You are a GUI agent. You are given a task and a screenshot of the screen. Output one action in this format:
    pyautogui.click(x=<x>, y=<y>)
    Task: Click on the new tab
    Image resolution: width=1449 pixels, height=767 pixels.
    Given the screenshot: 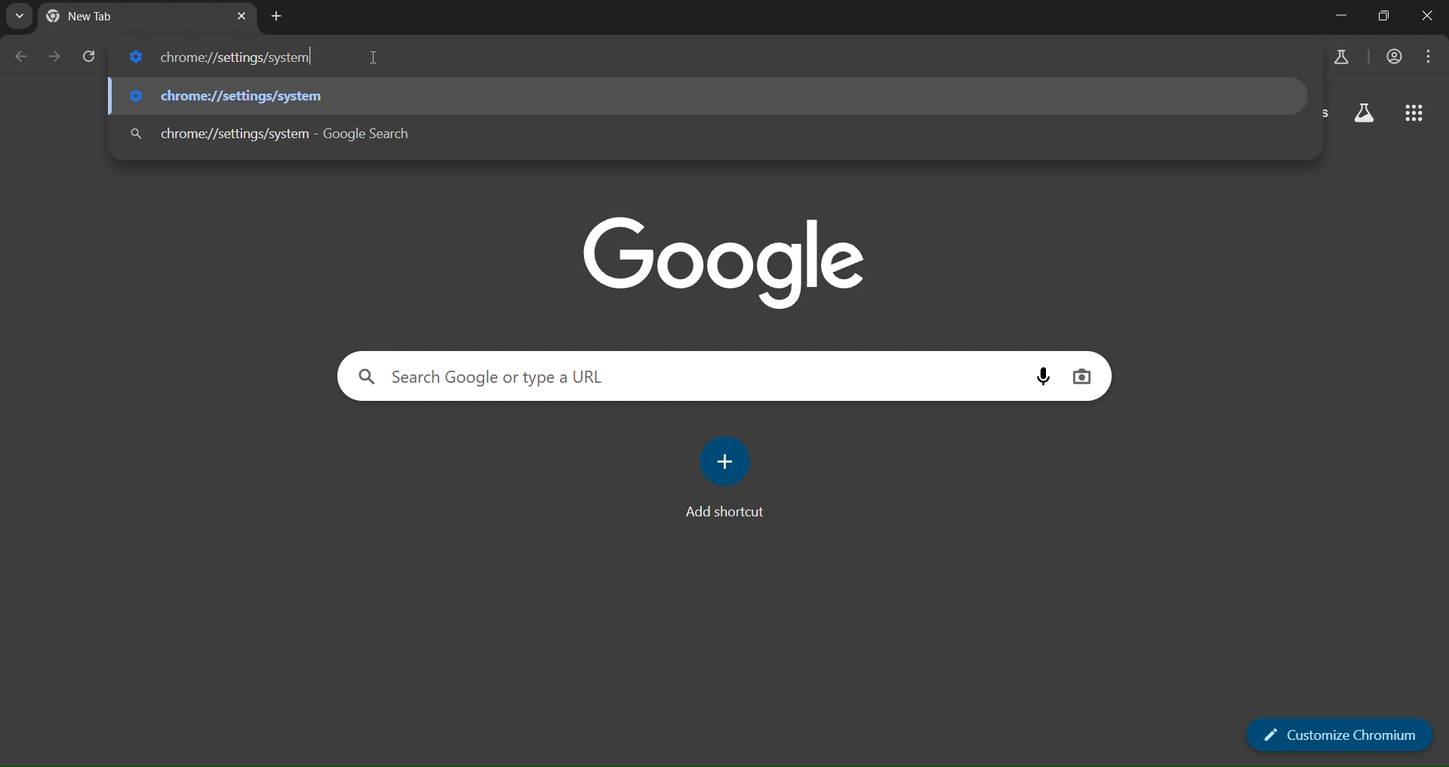 What is the action you would take?
    pyautogui.click(x=277, y=17)
    